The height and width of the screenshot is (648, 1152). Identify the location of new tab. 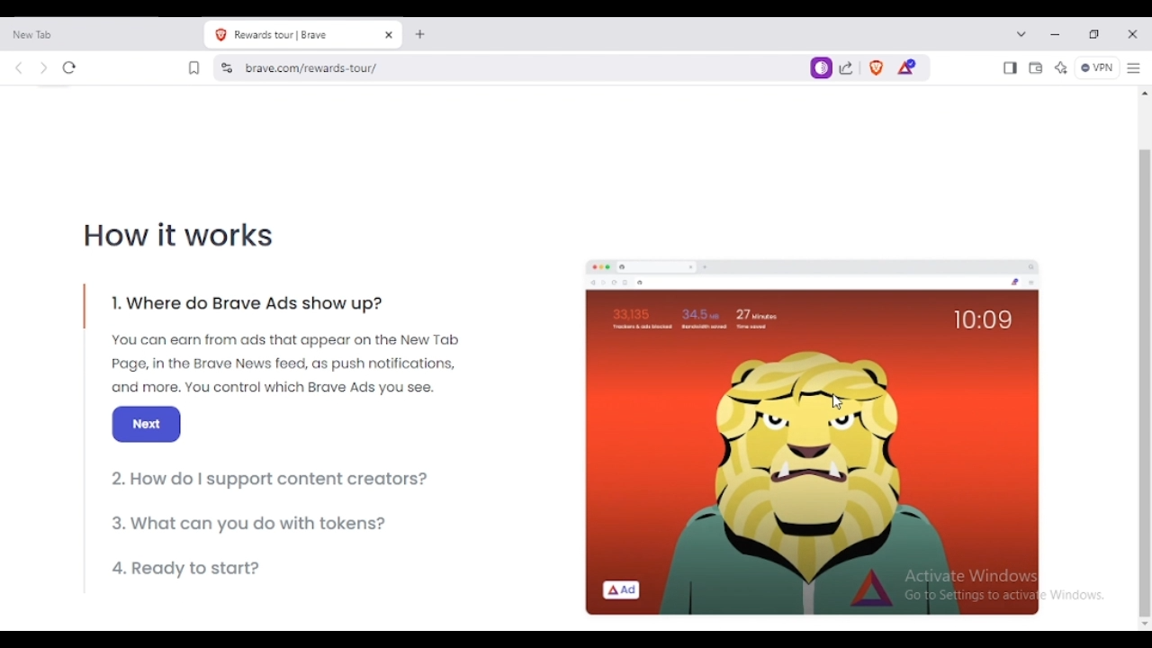
(85, 35).